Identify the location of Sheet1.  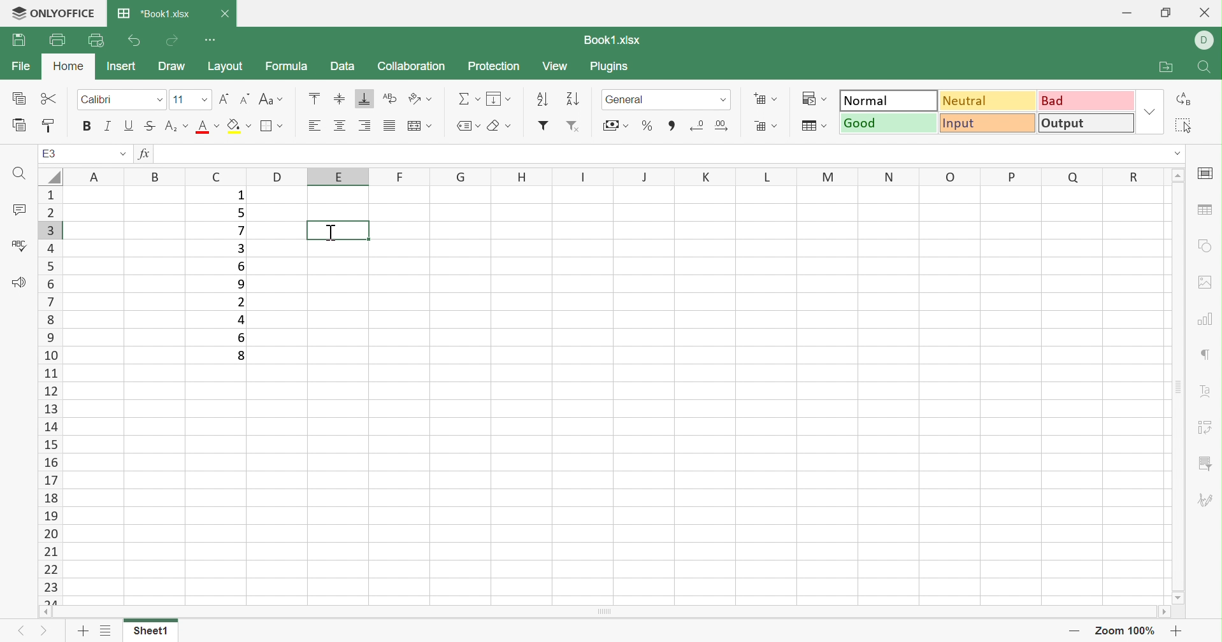
(152, 631).